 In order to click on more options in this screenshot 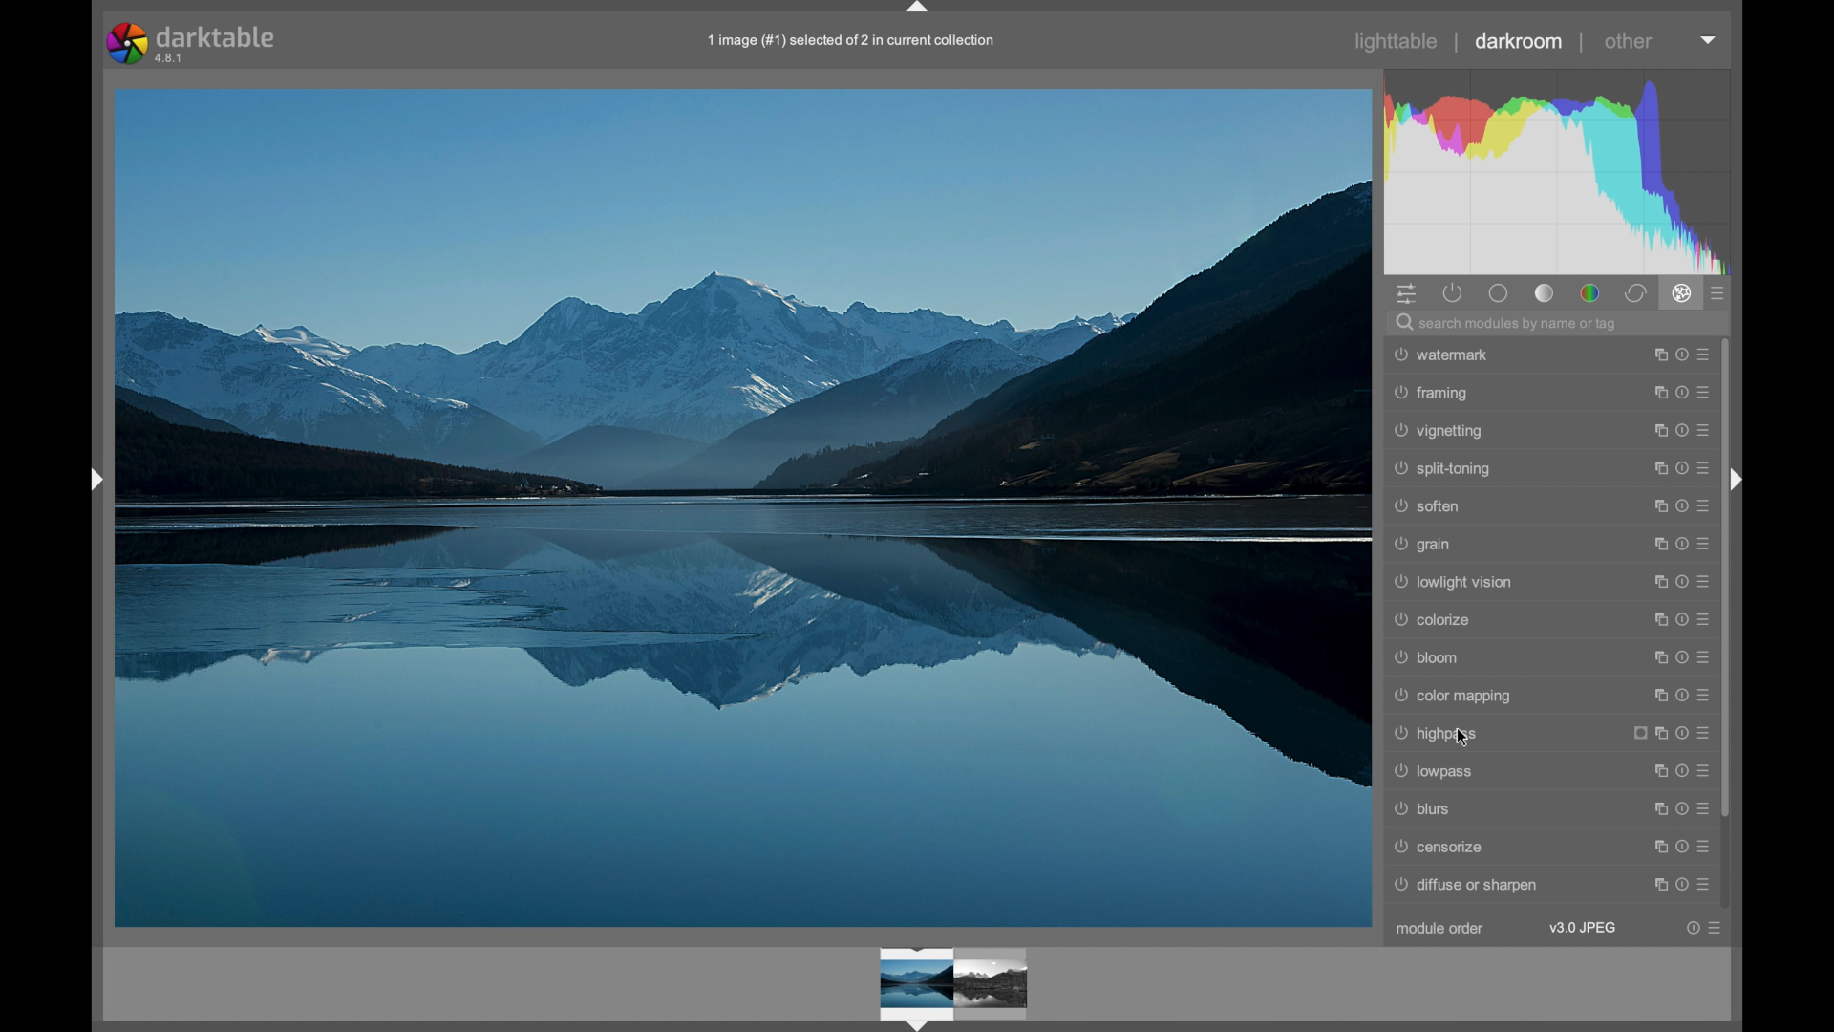, I will do `click(1680, 770)`.